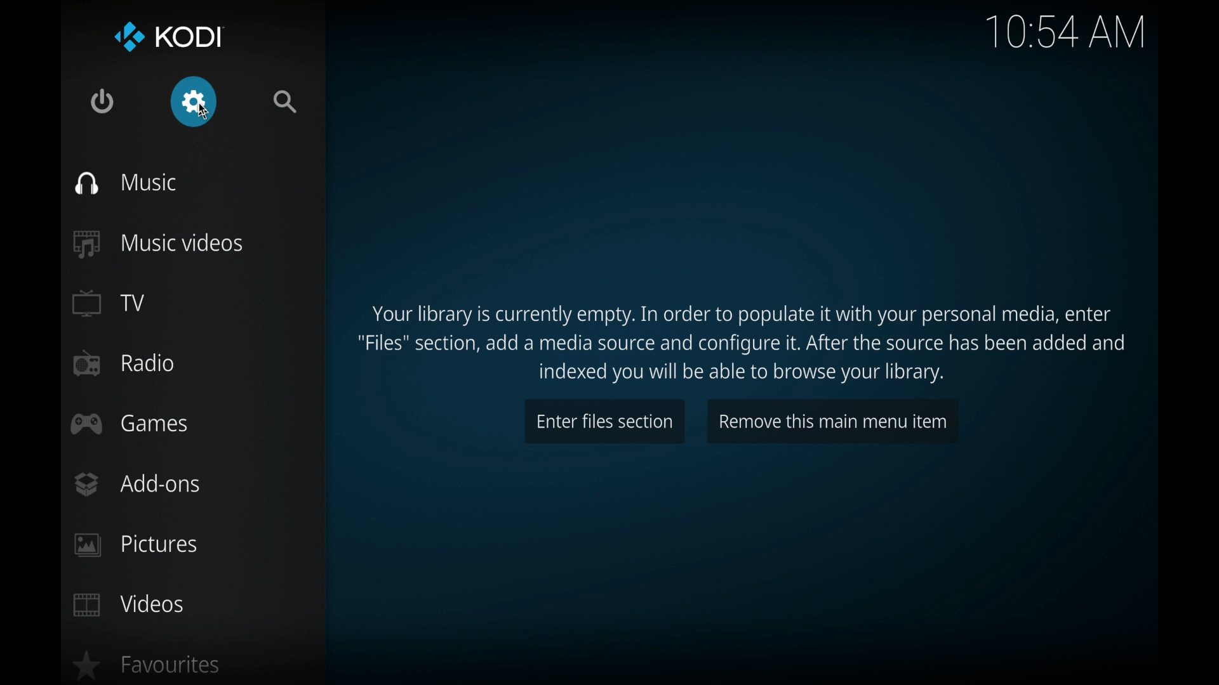 The height and width of the screenshot is (685, 1219). Describe the element at coordinates (167, 37) in the screenshot. I see `kodi` at that location.